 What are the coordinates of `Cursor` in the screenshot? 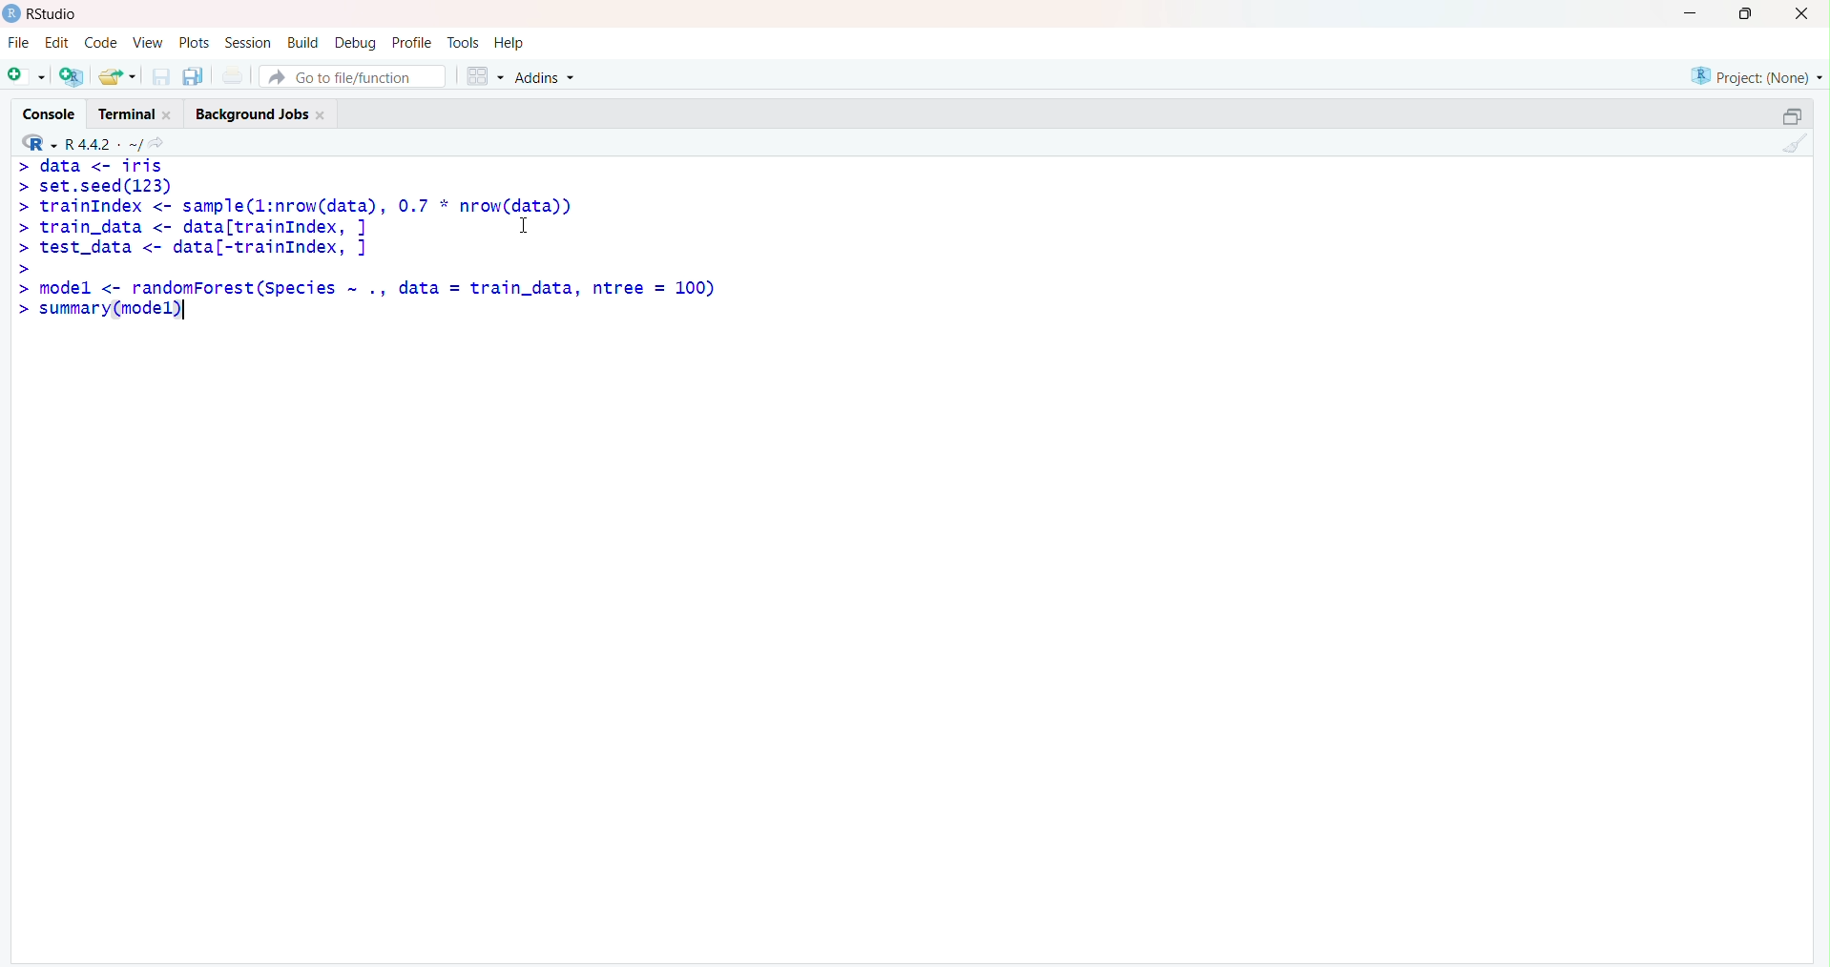 It's located at (532, 225).